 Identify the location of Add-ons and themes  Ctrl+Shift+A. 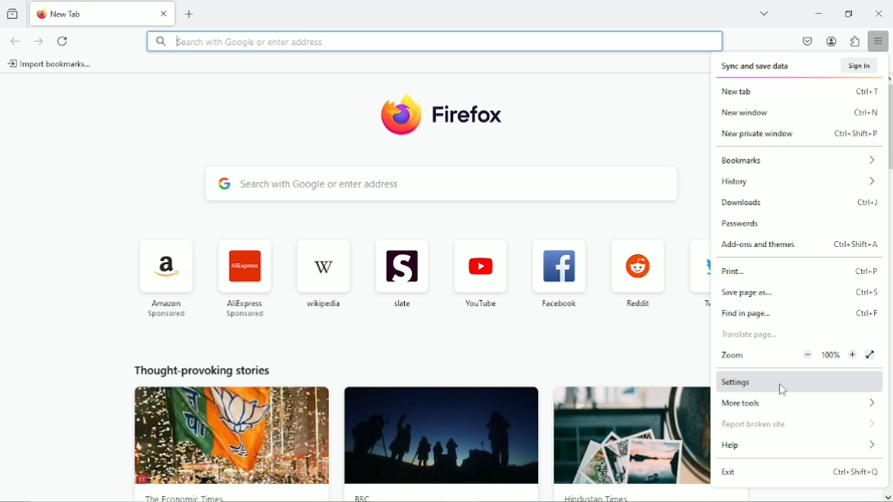
(799, 244).